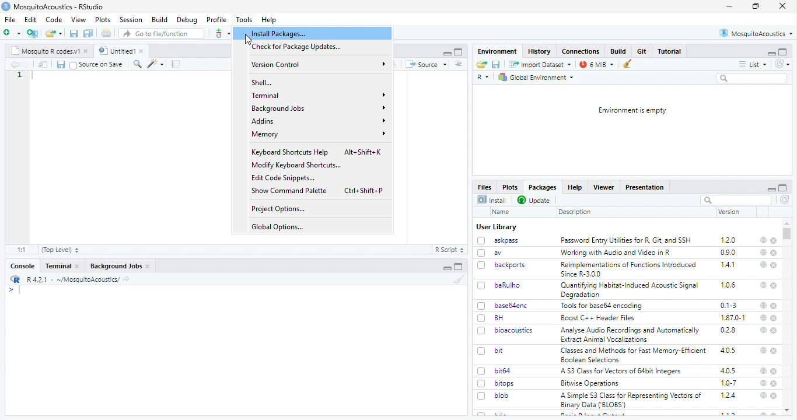 The image size is (797, 420). Describe the element at coordinates (753, 79) in the screenshot. I see `searchbox` at that location.